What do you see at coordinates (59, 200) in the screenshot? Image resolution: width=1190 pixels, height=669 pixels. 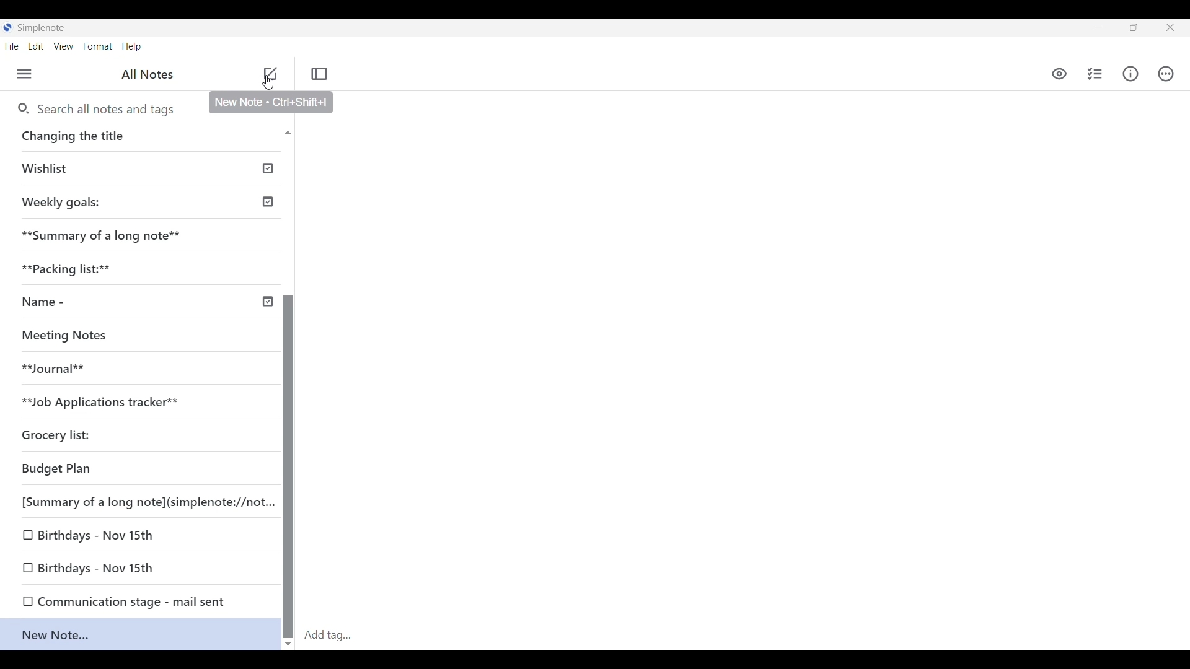 I see `Weekly goals` at bounding box center [59, 200].